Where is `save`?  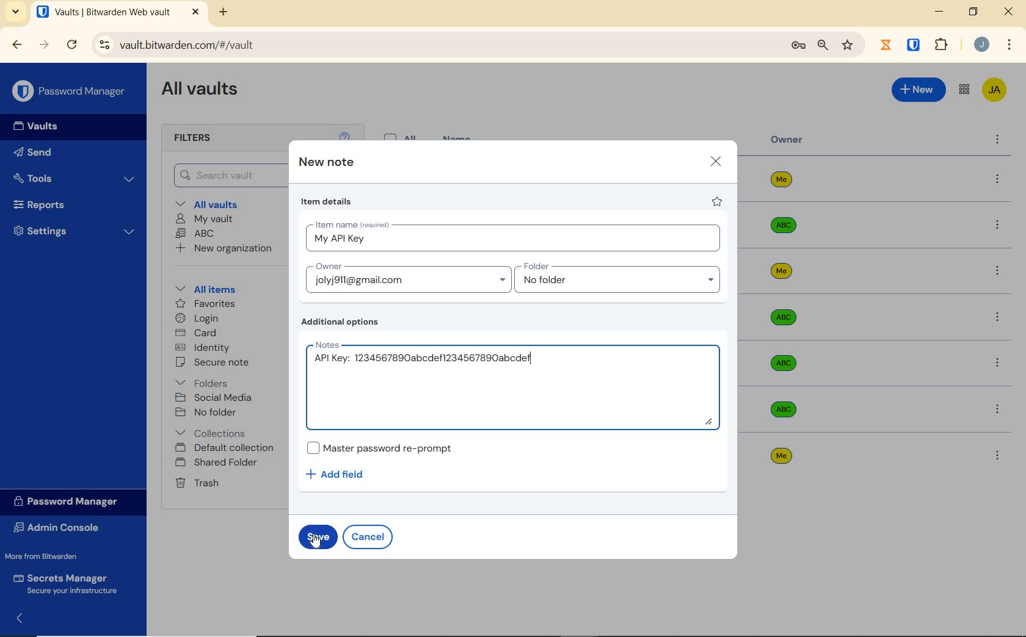 save is located at coordinates (316, 539).